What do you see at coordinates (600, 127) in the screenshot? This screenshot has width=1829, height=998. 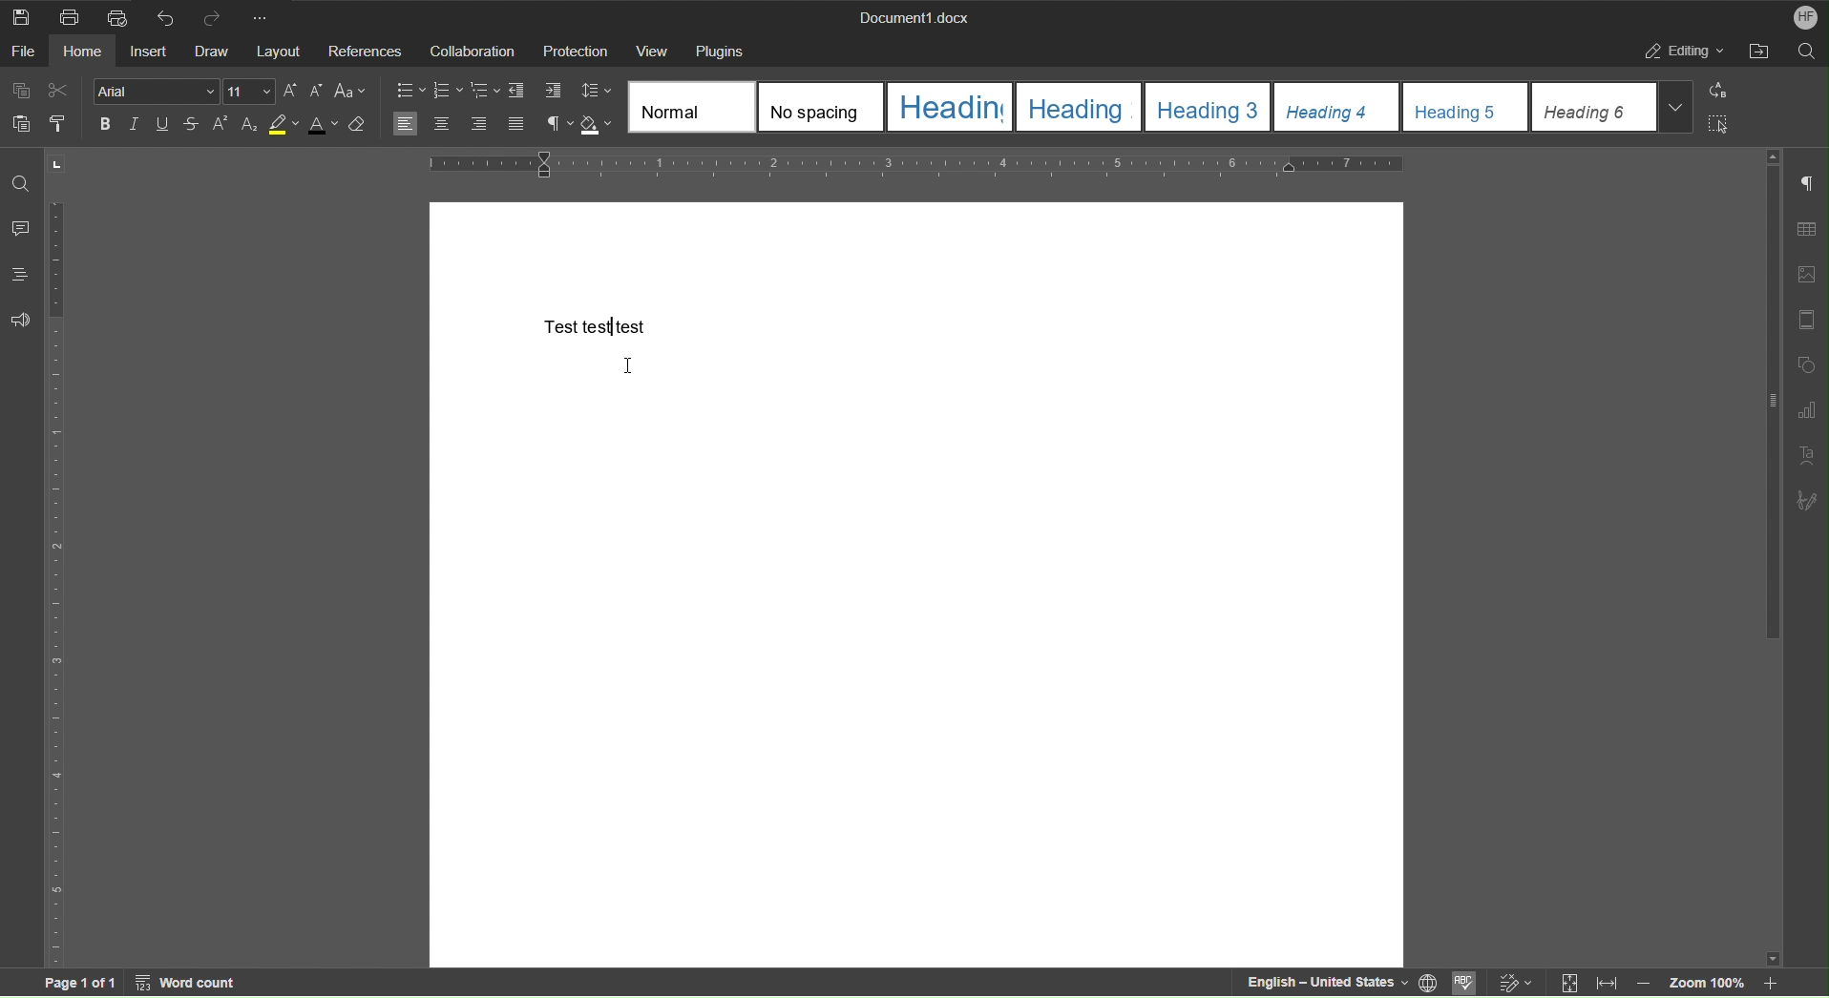 I see `Shadow` at bounding box center [600, 127].